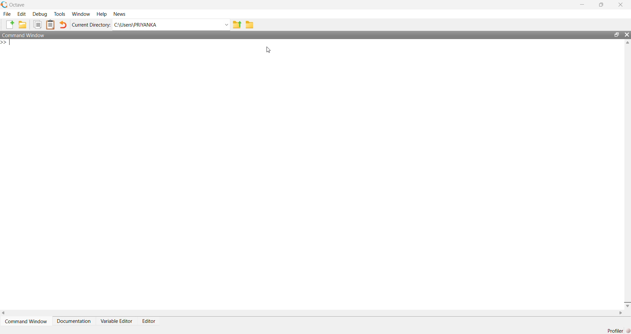 The width and height of the screenshot is (631, 334). Describe the element at coordinates (24, 35) in the screenshot. I see `Command Window` at that location.